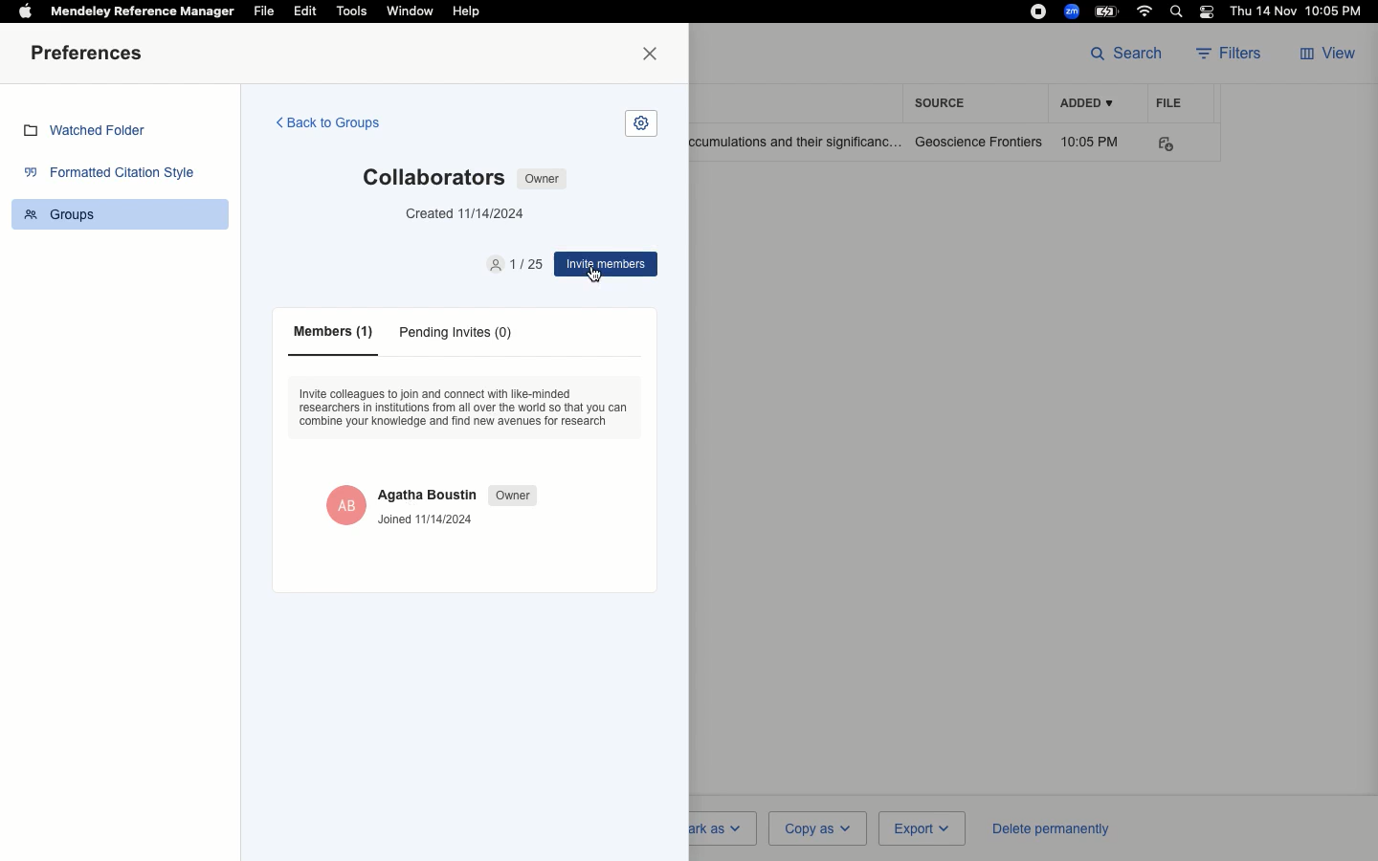 This screenshot has width=1378, height=861. Describe the element at coordinates (115, 175) in the screenshot. I see `Formatted citation style` at that location.